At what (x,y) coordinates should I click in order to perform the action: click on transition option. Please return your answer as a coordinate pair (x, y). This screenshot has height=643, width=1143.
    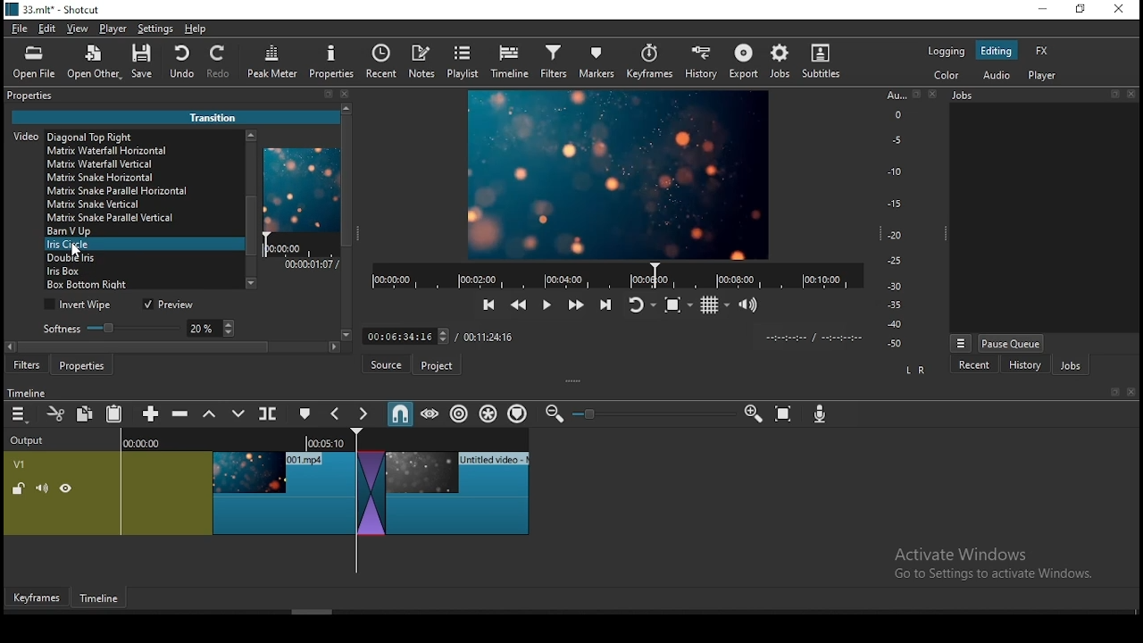
    Looking at the image, I should click on (139, 205).